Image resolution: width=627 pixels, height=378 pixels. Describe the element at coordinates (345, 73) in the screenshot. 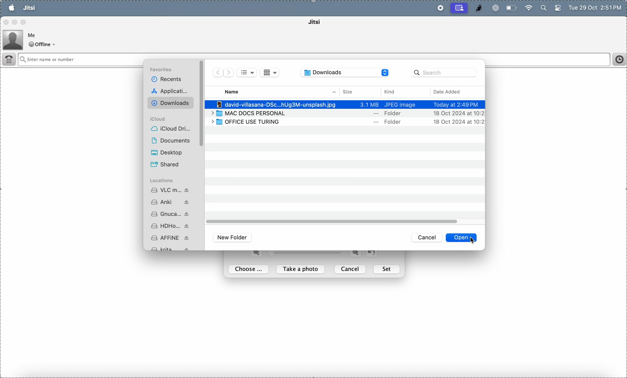

I see `downloads` at that location.